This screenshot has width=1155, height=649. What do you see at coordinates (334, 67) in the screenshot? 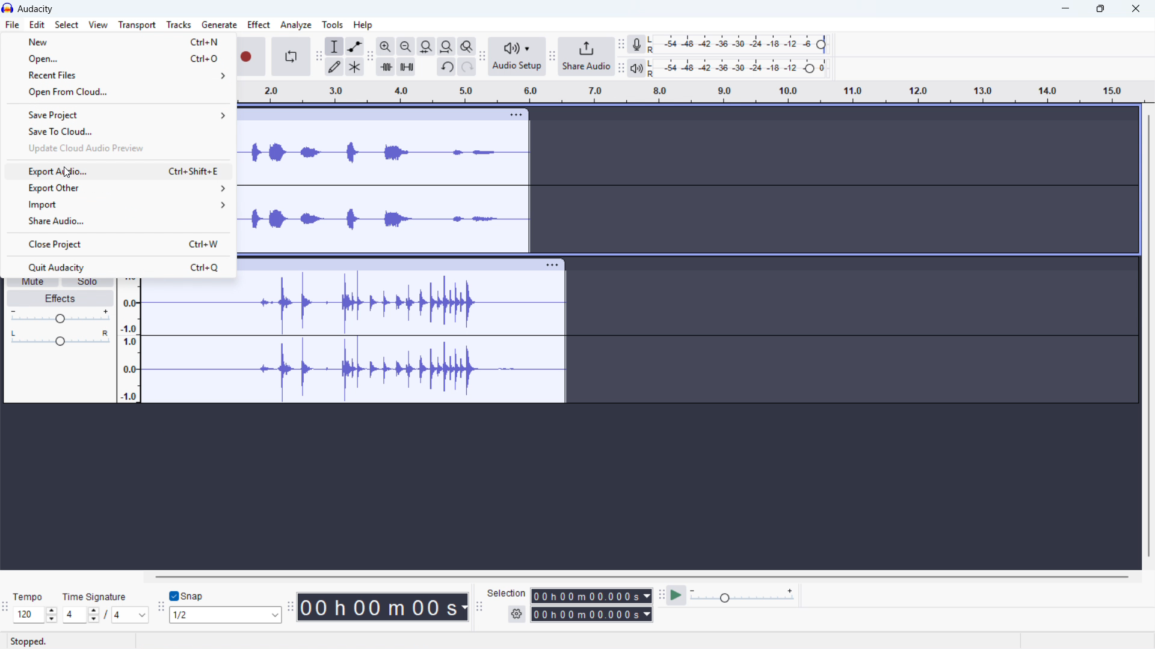
I see `Draw tool ` at bounding box center [334, 67].